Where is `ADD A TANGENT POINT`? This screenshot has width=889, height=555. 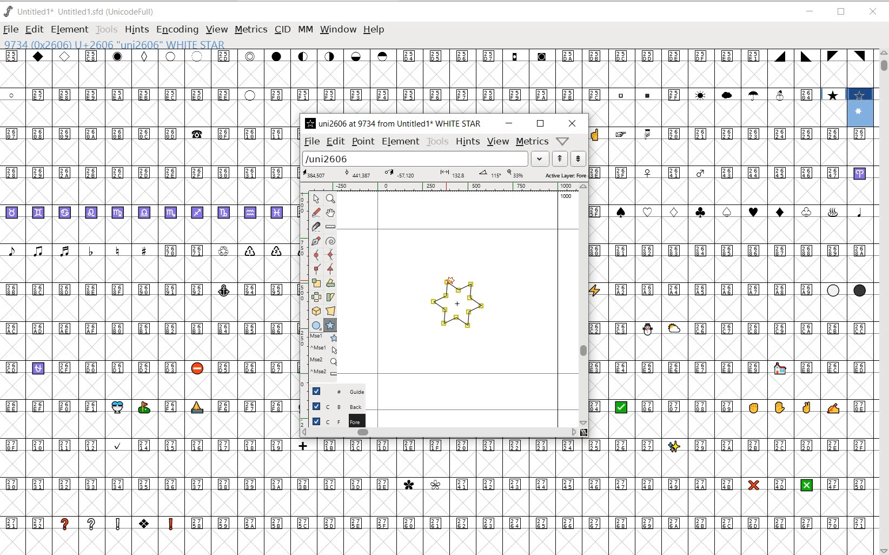
ADD A TANGENT POINT is located at coordinates (331, 269).